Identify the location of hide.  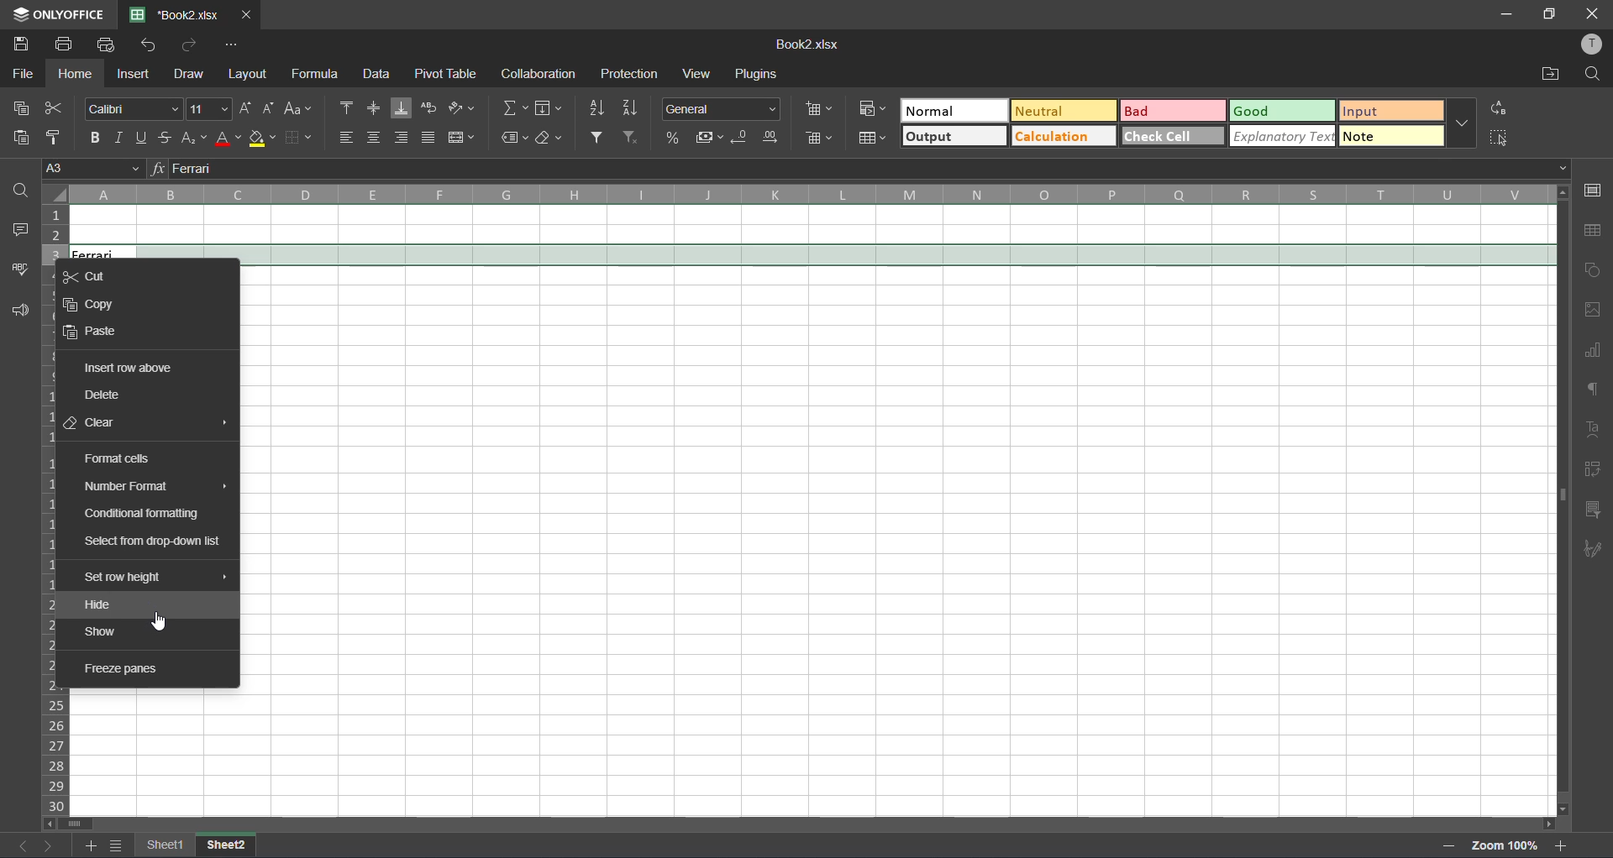
(99, 603).